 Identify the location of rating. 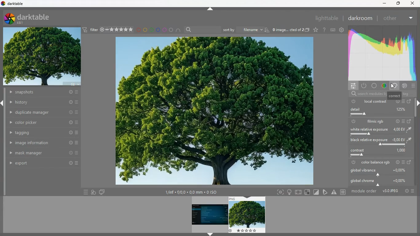
(117, 30).